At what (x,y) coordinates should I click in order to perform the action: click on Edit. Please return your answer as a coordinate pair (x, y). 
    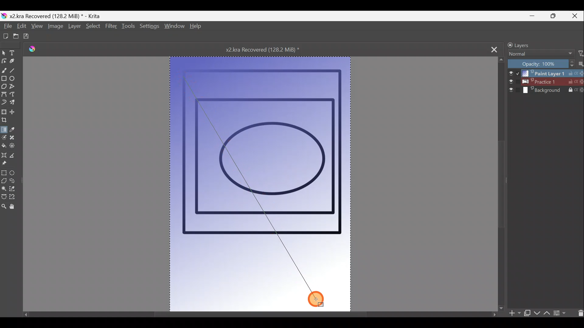
    Looking at the image, I should click on (21, 27).